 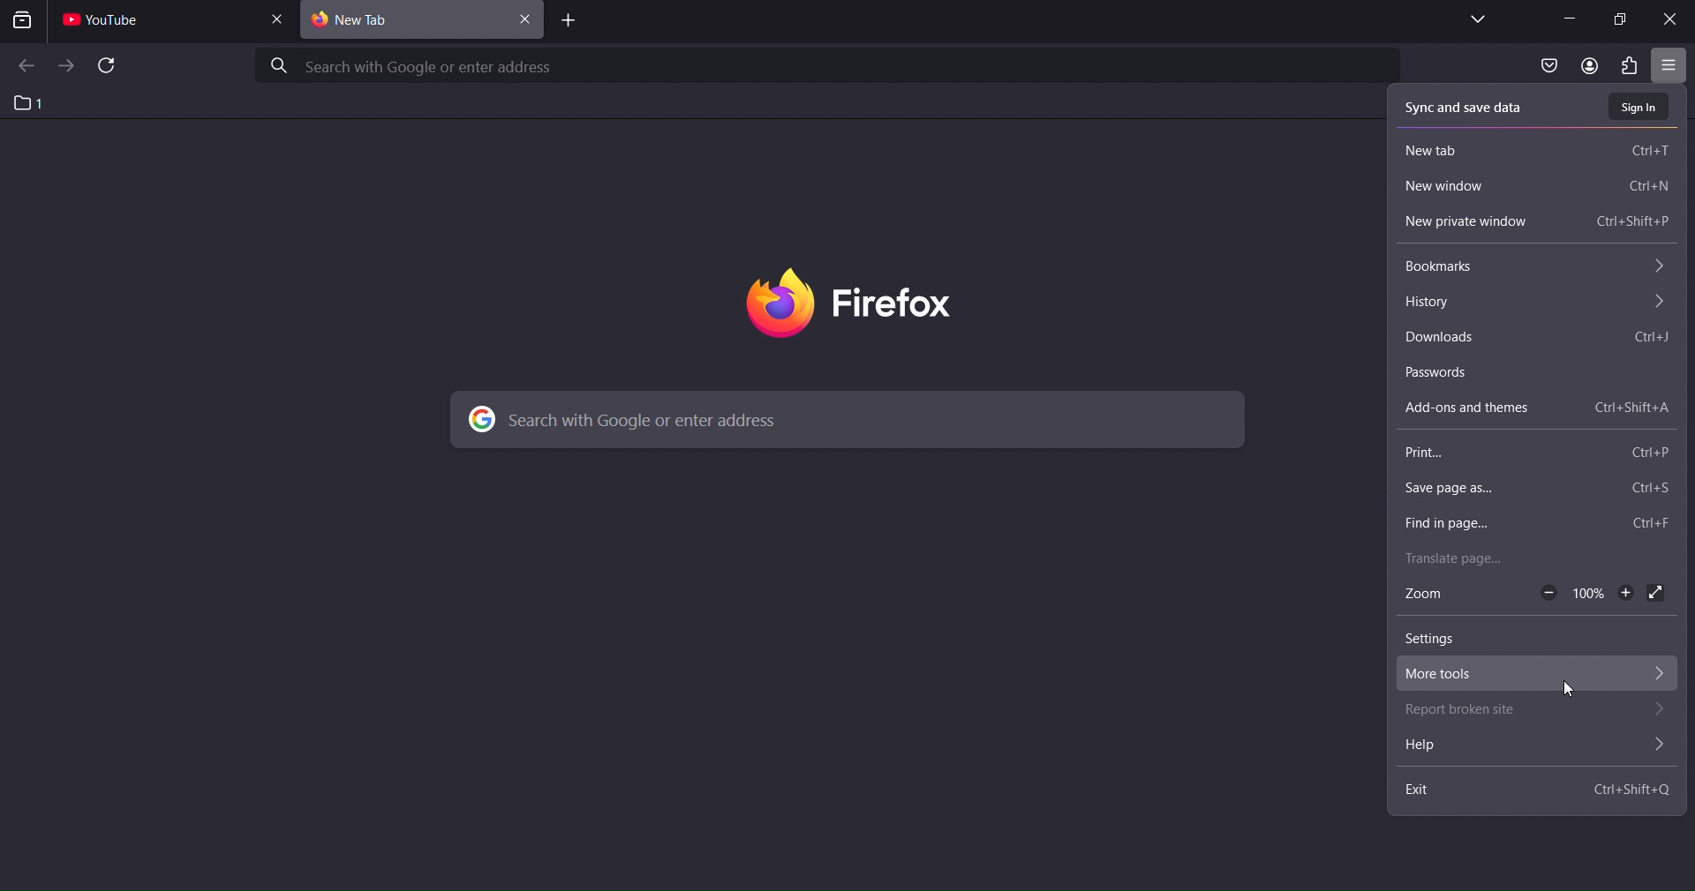 I want to click on translate page, so click(x=1465, y=558).